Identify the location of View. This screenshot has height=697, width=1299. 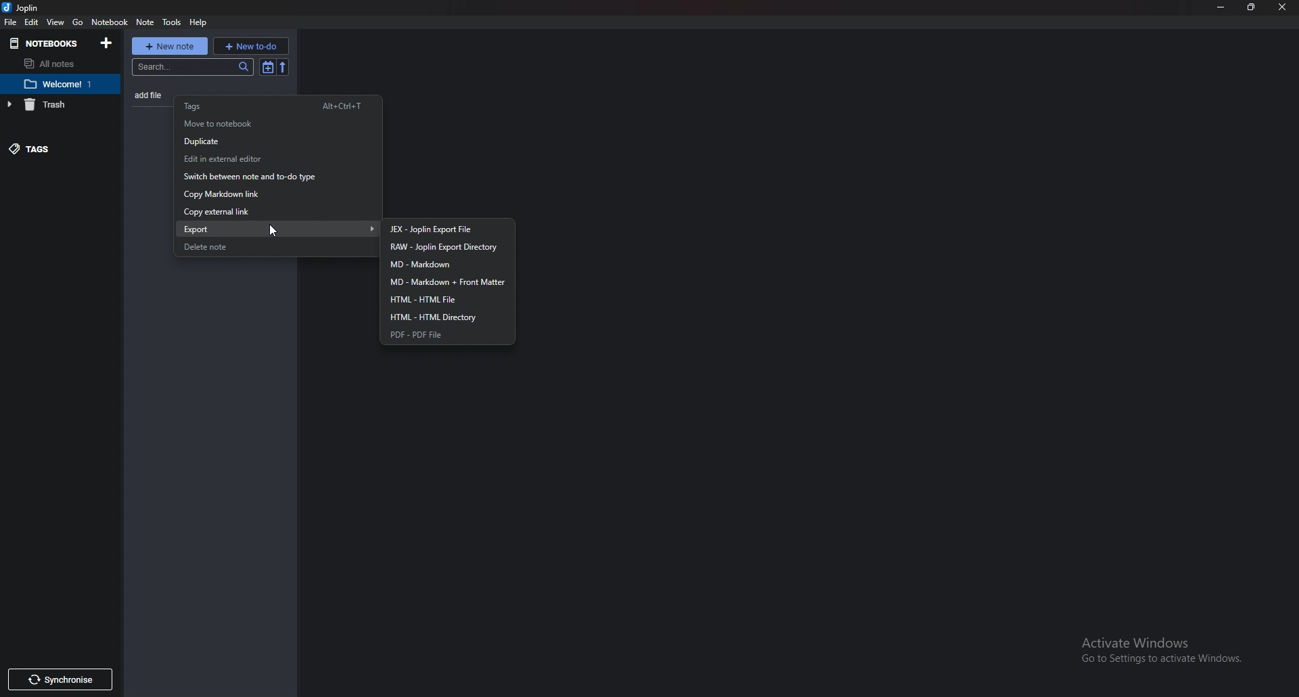
(57, 22).